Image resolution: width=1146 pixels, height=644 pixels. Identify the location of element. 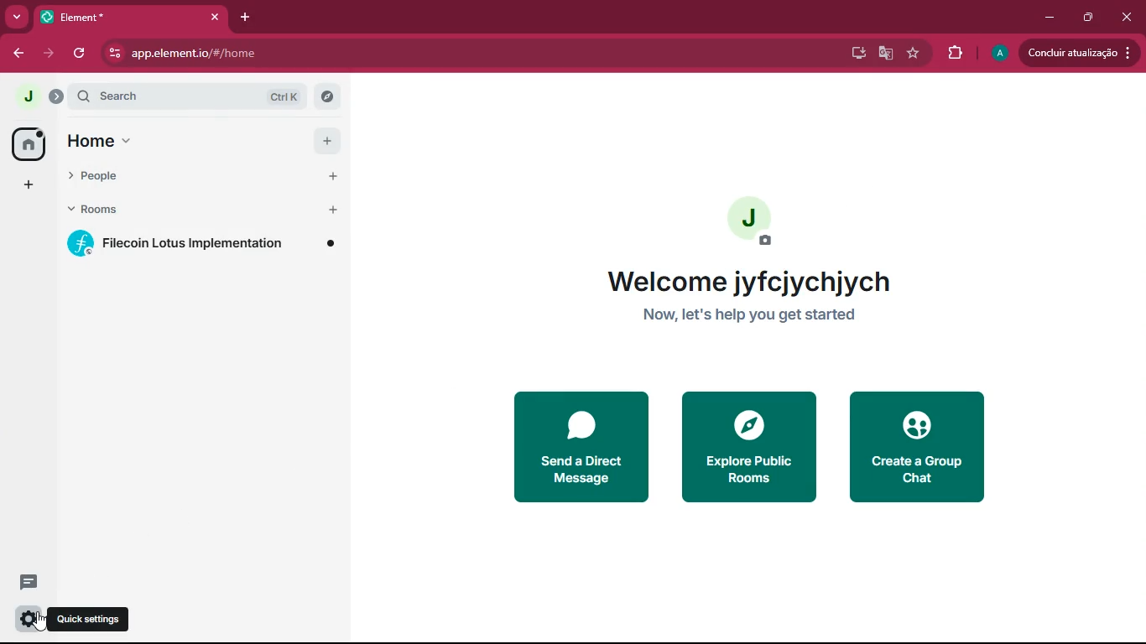
(132, 17).